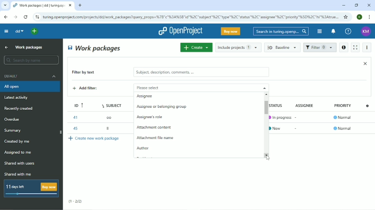  Describe the element at coordinates (367, 48) in the screenshot. I see `More actions` at that location.